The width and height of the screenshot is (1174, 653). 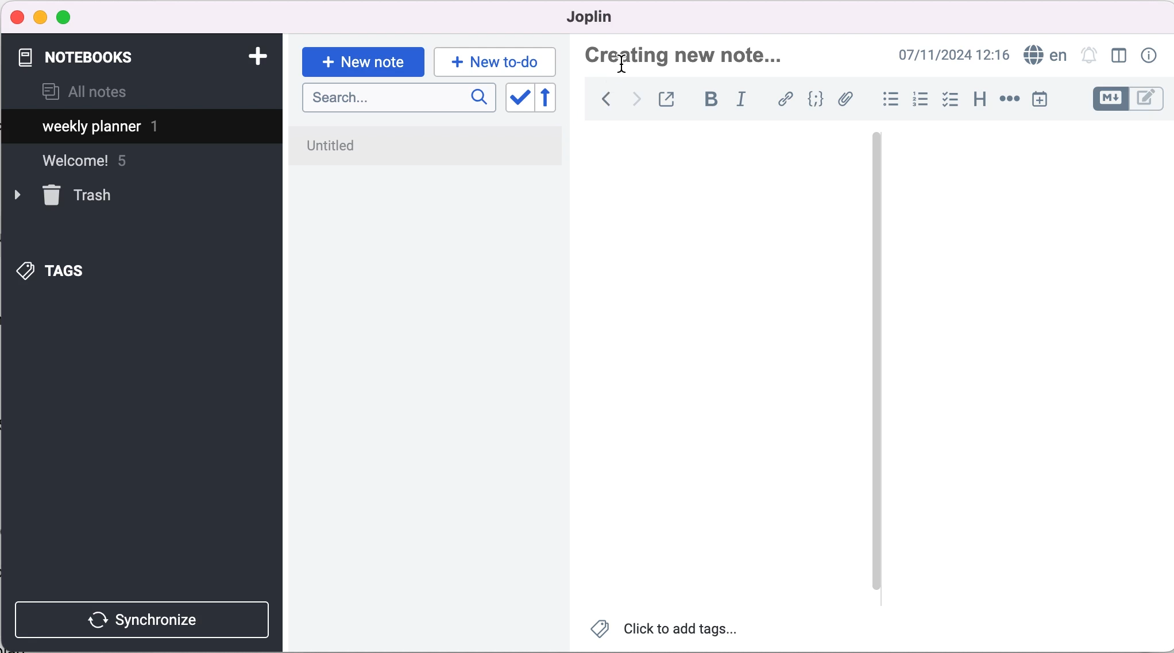 I want to click on italic, so click(x=746, y=99).